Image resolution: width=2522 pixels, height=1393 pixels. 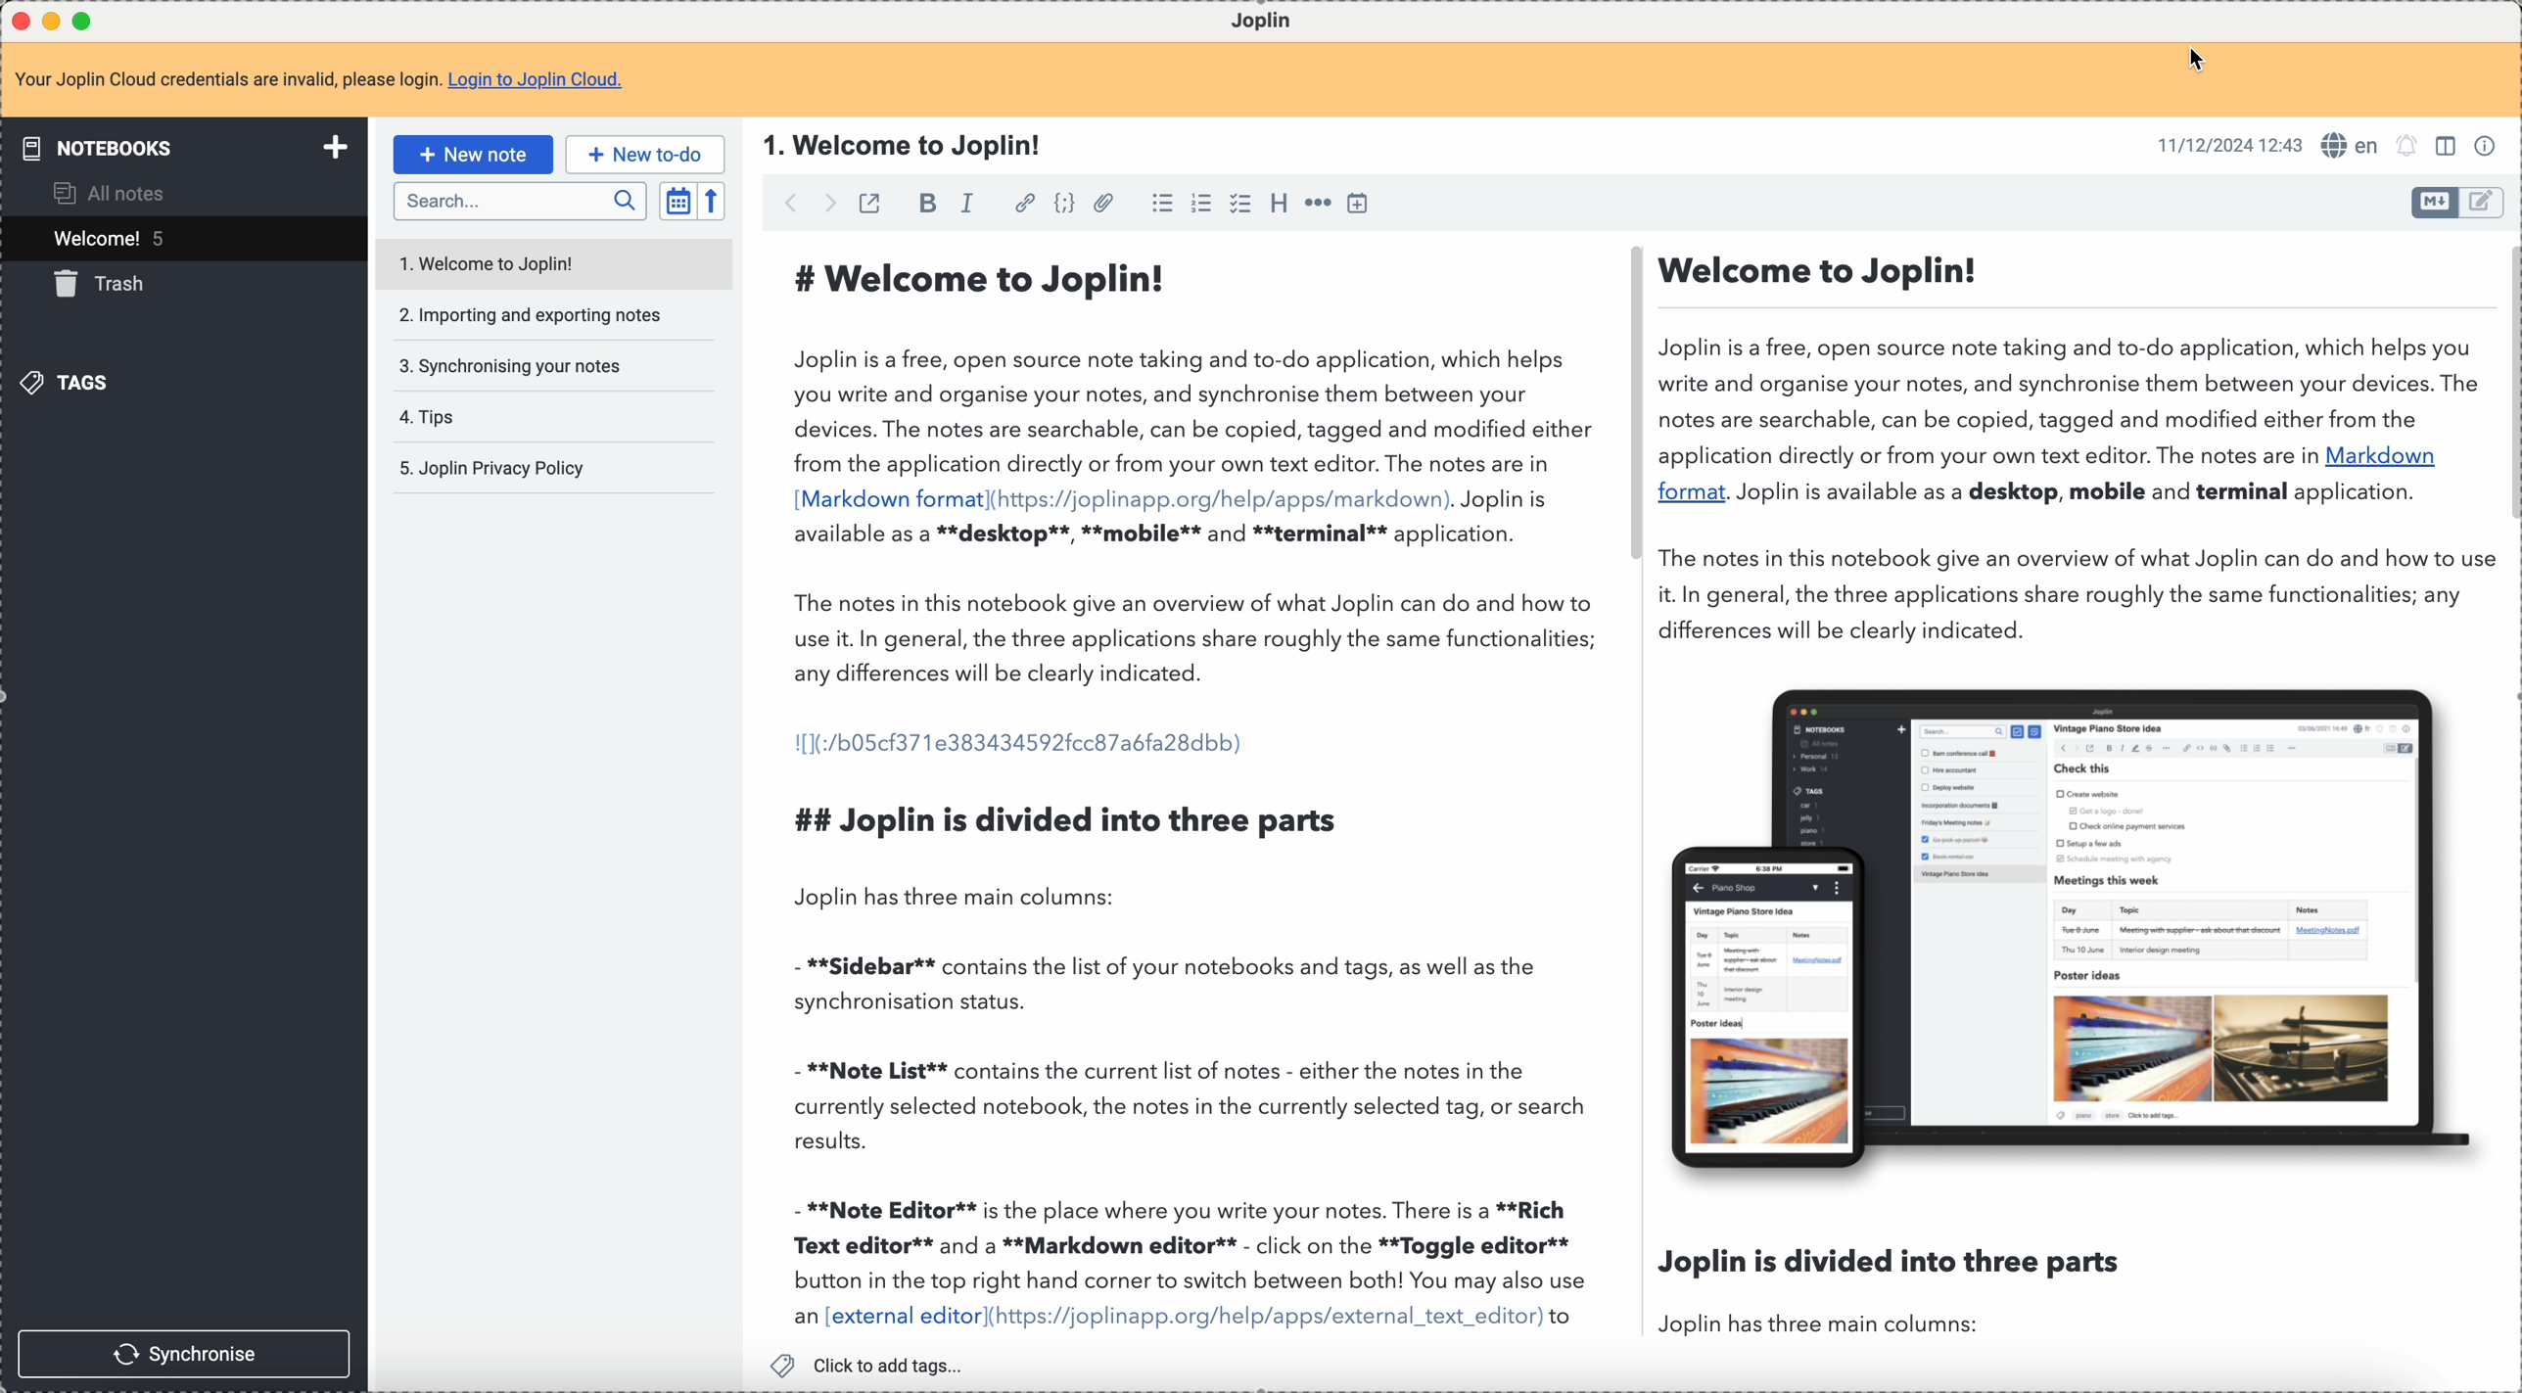 What do you see at coordinates (1988, 455) in the screenshot?
I see `application directly or from your own text editor. The notes are in` at bounding box center [1988, 455].